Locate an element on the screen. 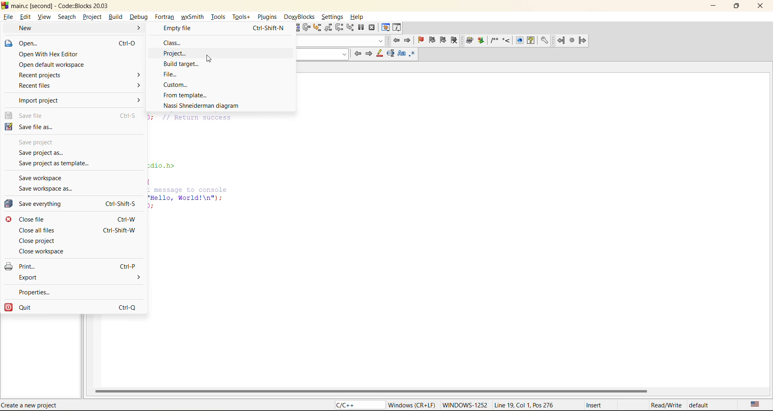 The height and width of the screenshot is (411, 773). file is located at coordinates (8, 17).